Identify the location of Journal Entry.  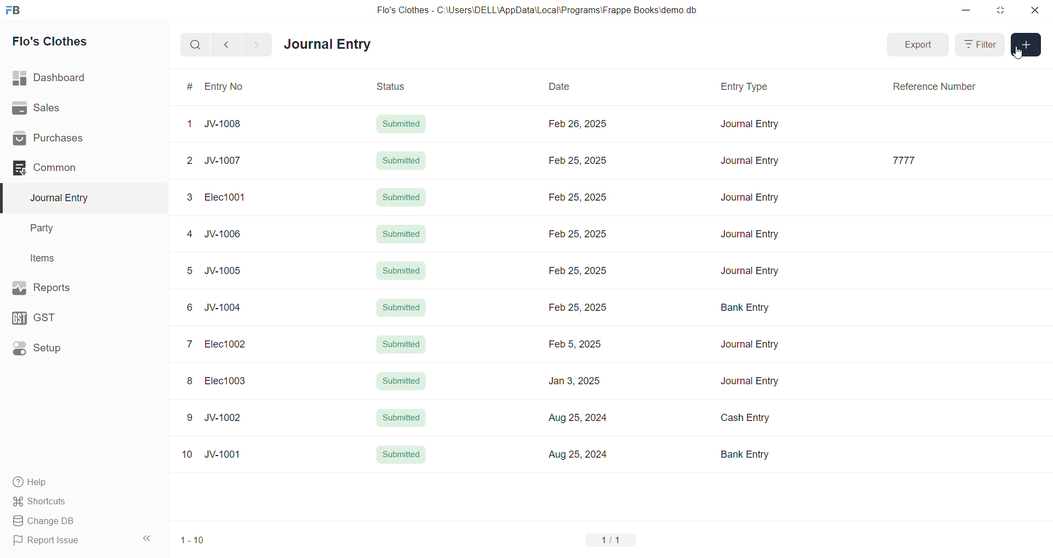
(750, 161).